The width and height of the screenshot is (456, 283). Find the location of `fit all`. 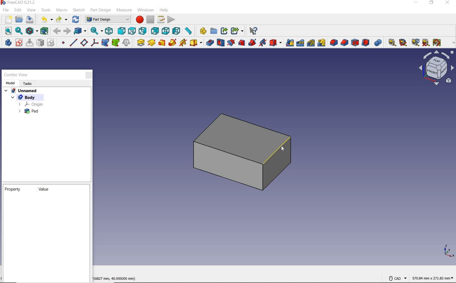

fit all is located at coordinates (7, 31).